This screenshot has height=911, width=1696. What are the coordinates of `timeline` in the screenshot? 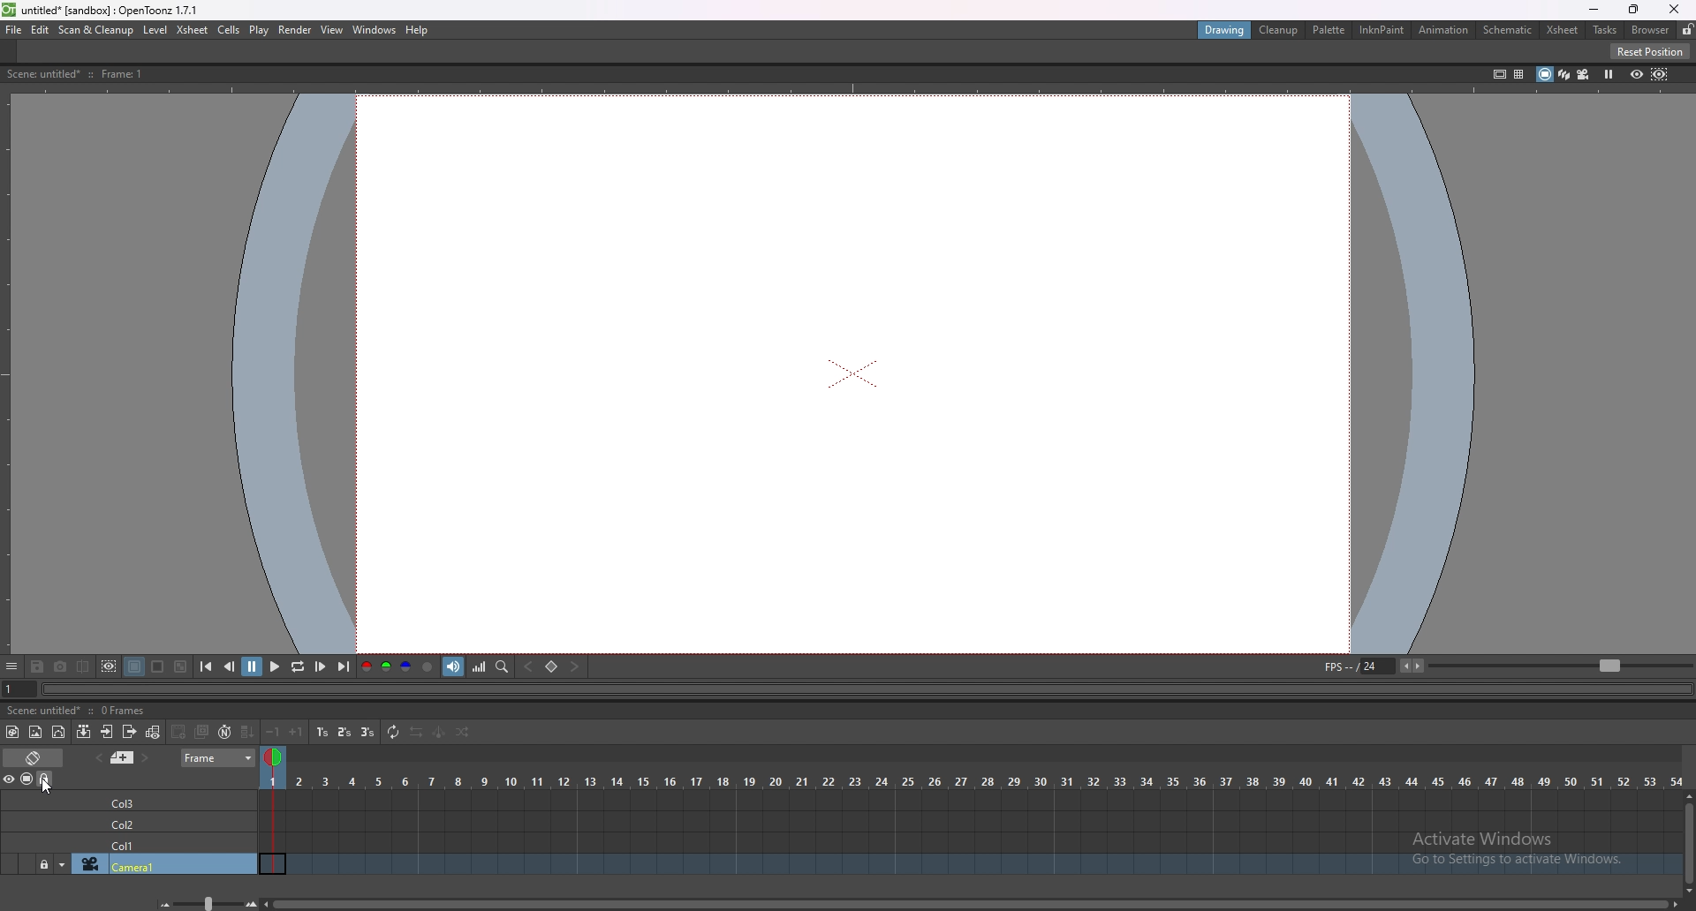 It's located at (971, 842).